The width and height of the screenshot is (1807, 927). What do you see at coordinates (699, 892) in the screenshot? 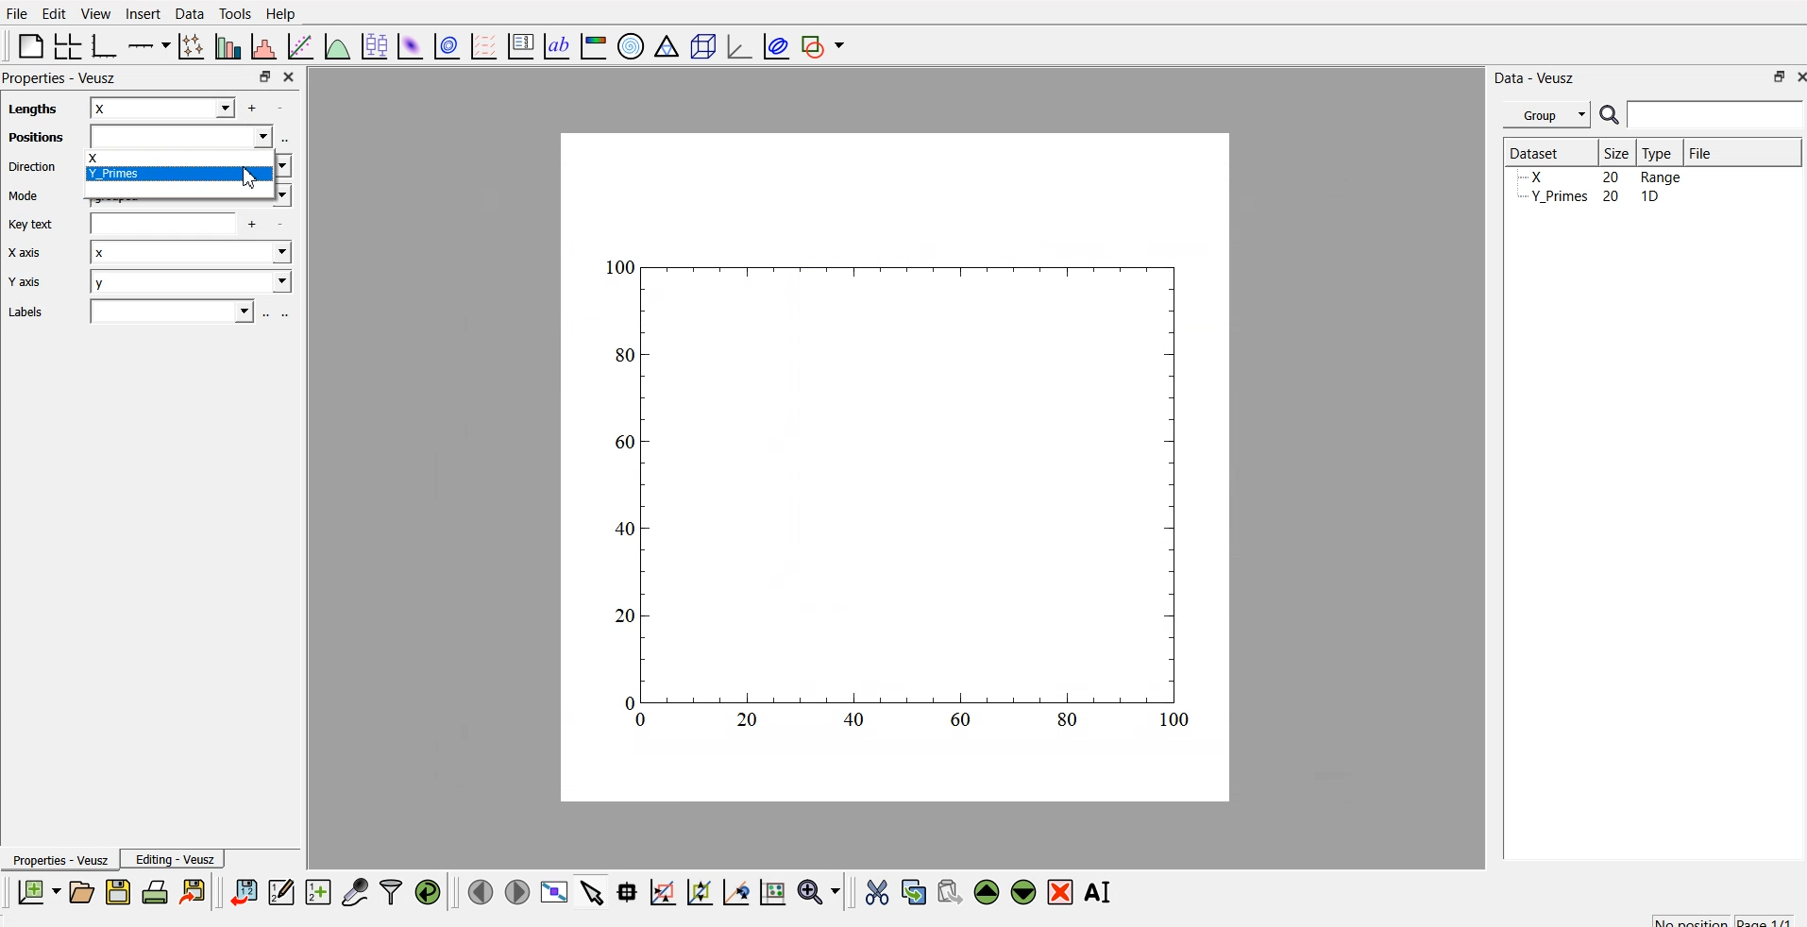
I see `draw ponts` at bounding box center [699, 892].